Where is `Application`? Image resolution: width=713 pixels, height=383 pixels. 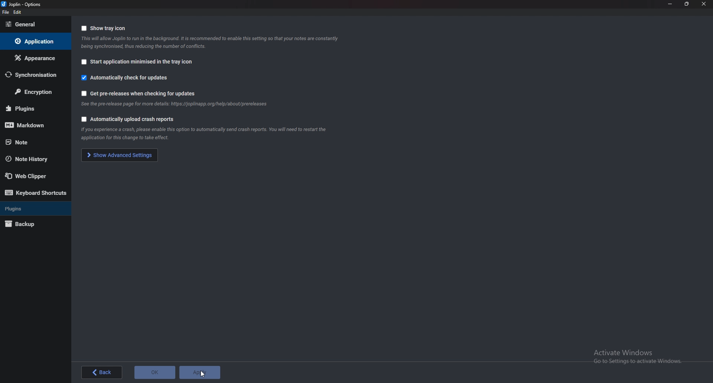 Application is located at coordinates (35, 42).